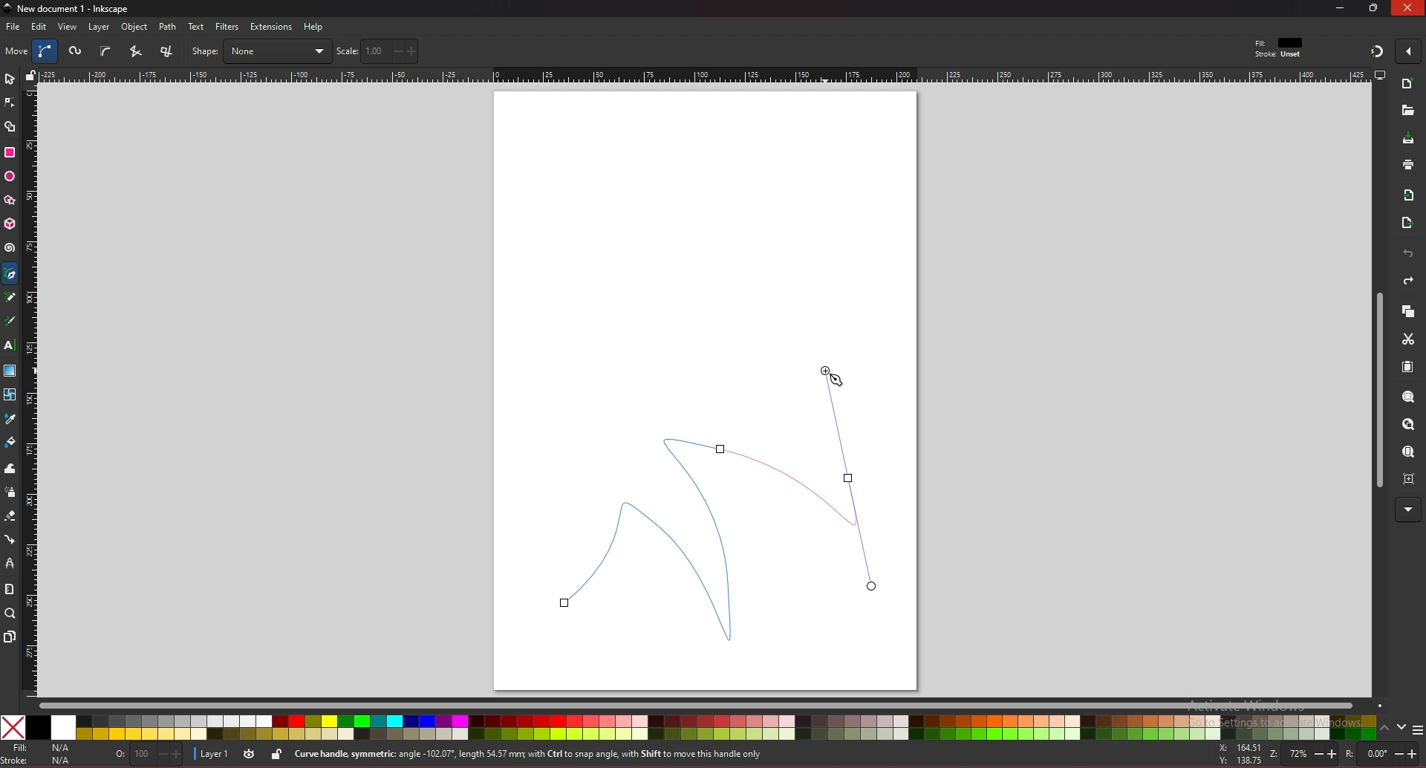  What do you see at coordinates (40, 748) in the screenshot?
I see `fill` at bounding box center [40, 748].